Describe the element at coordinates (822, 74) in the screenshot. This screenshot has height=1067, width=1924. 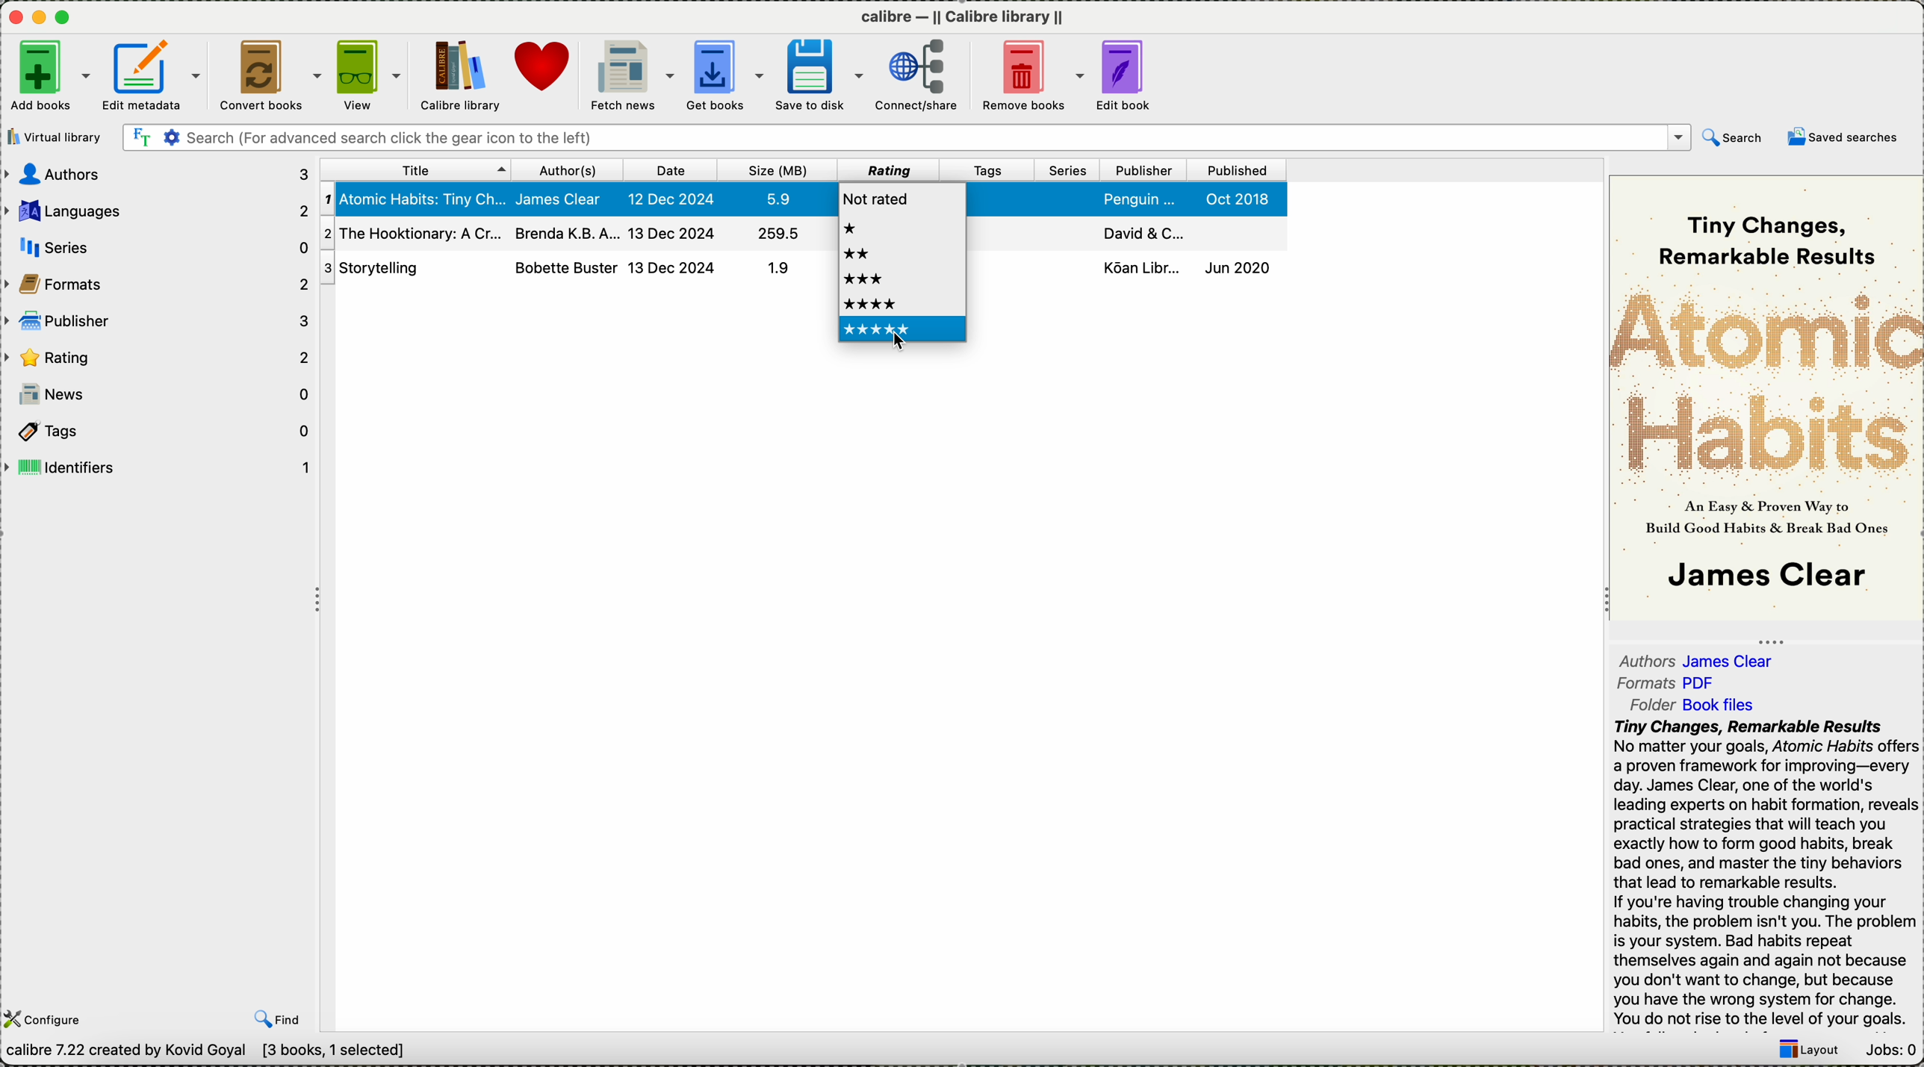
I see `save to disk` at that location.